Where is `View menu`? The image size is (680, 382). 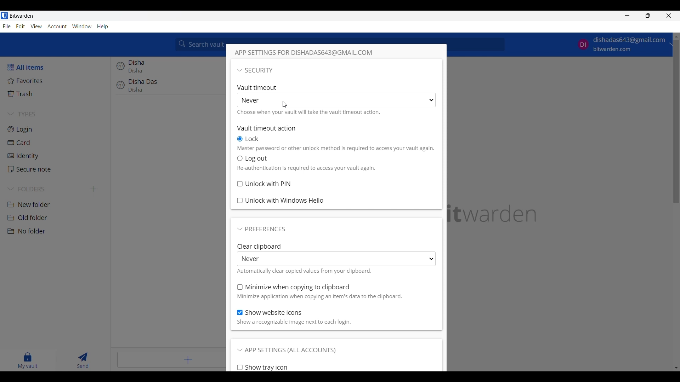
View menu is located at coordinates (36, 27).